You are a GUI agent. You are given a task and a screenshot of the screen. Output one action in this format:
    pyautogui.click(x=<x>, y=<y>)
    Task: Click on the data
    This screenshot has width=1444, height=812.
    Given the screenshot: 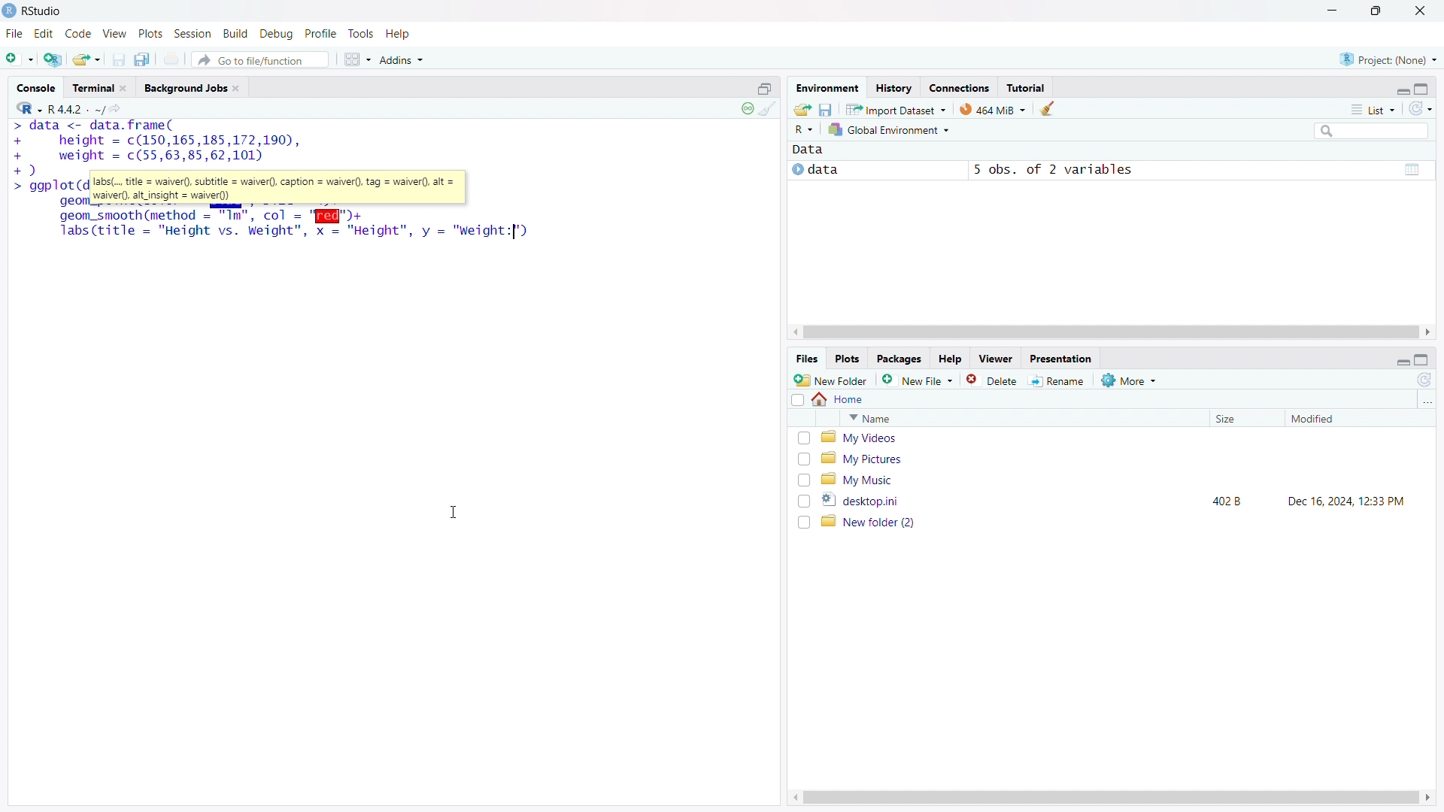 What is the action you would take?
    pyautogui.click(x=808, y=150)
    